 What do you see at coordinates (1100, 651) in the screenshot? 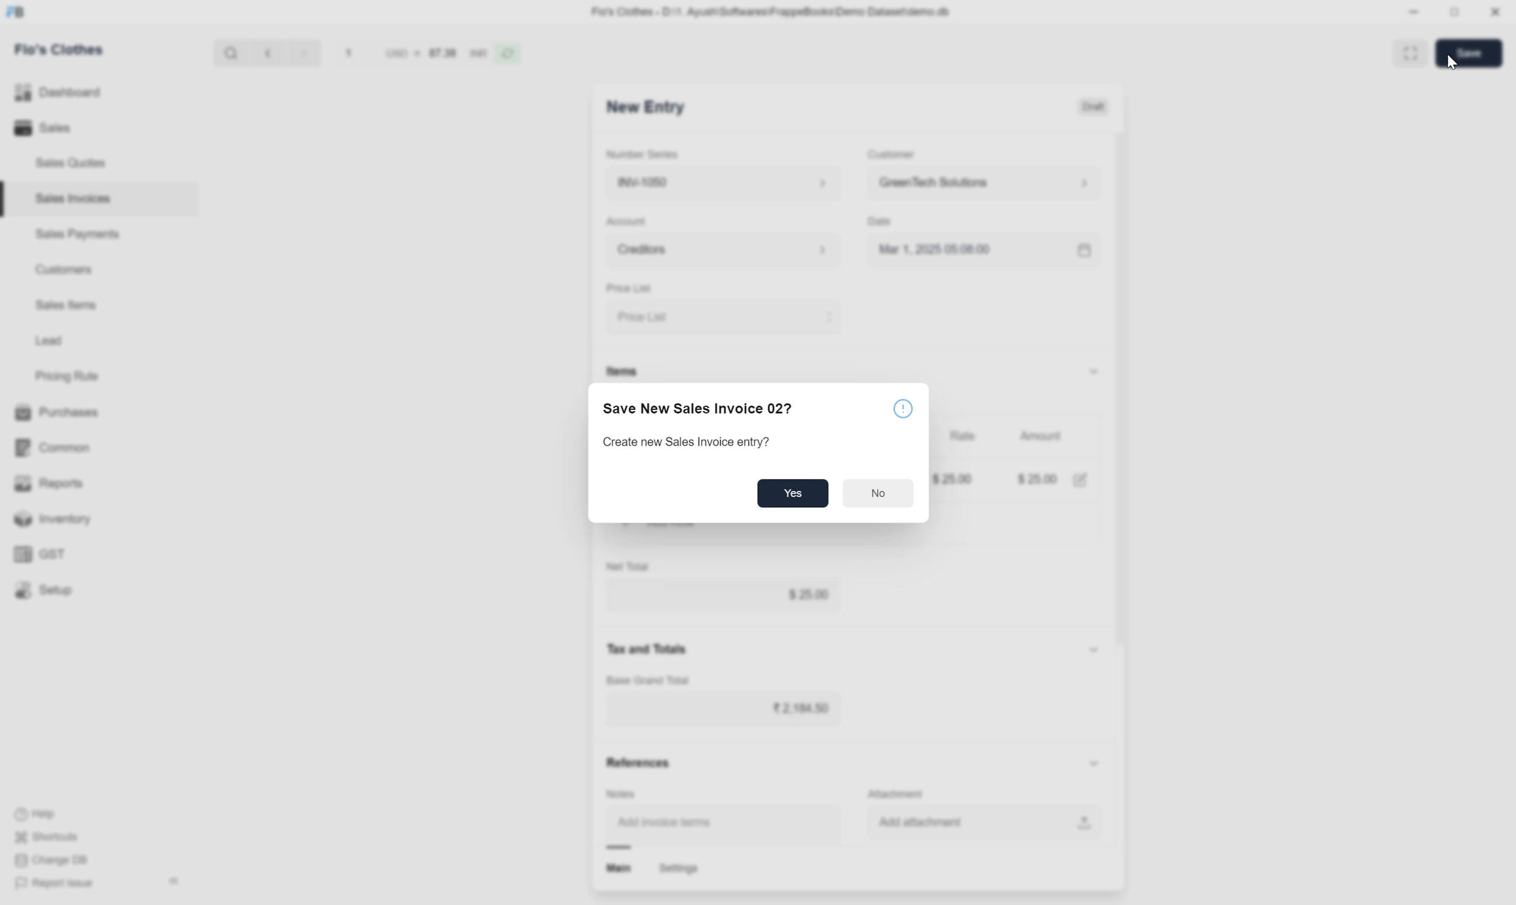
I see `show or hide tax totals ` at bounding box center [1100, 651].